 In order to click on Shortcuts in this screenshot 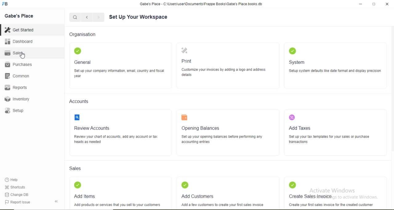, I will do `click(17, 187)`.